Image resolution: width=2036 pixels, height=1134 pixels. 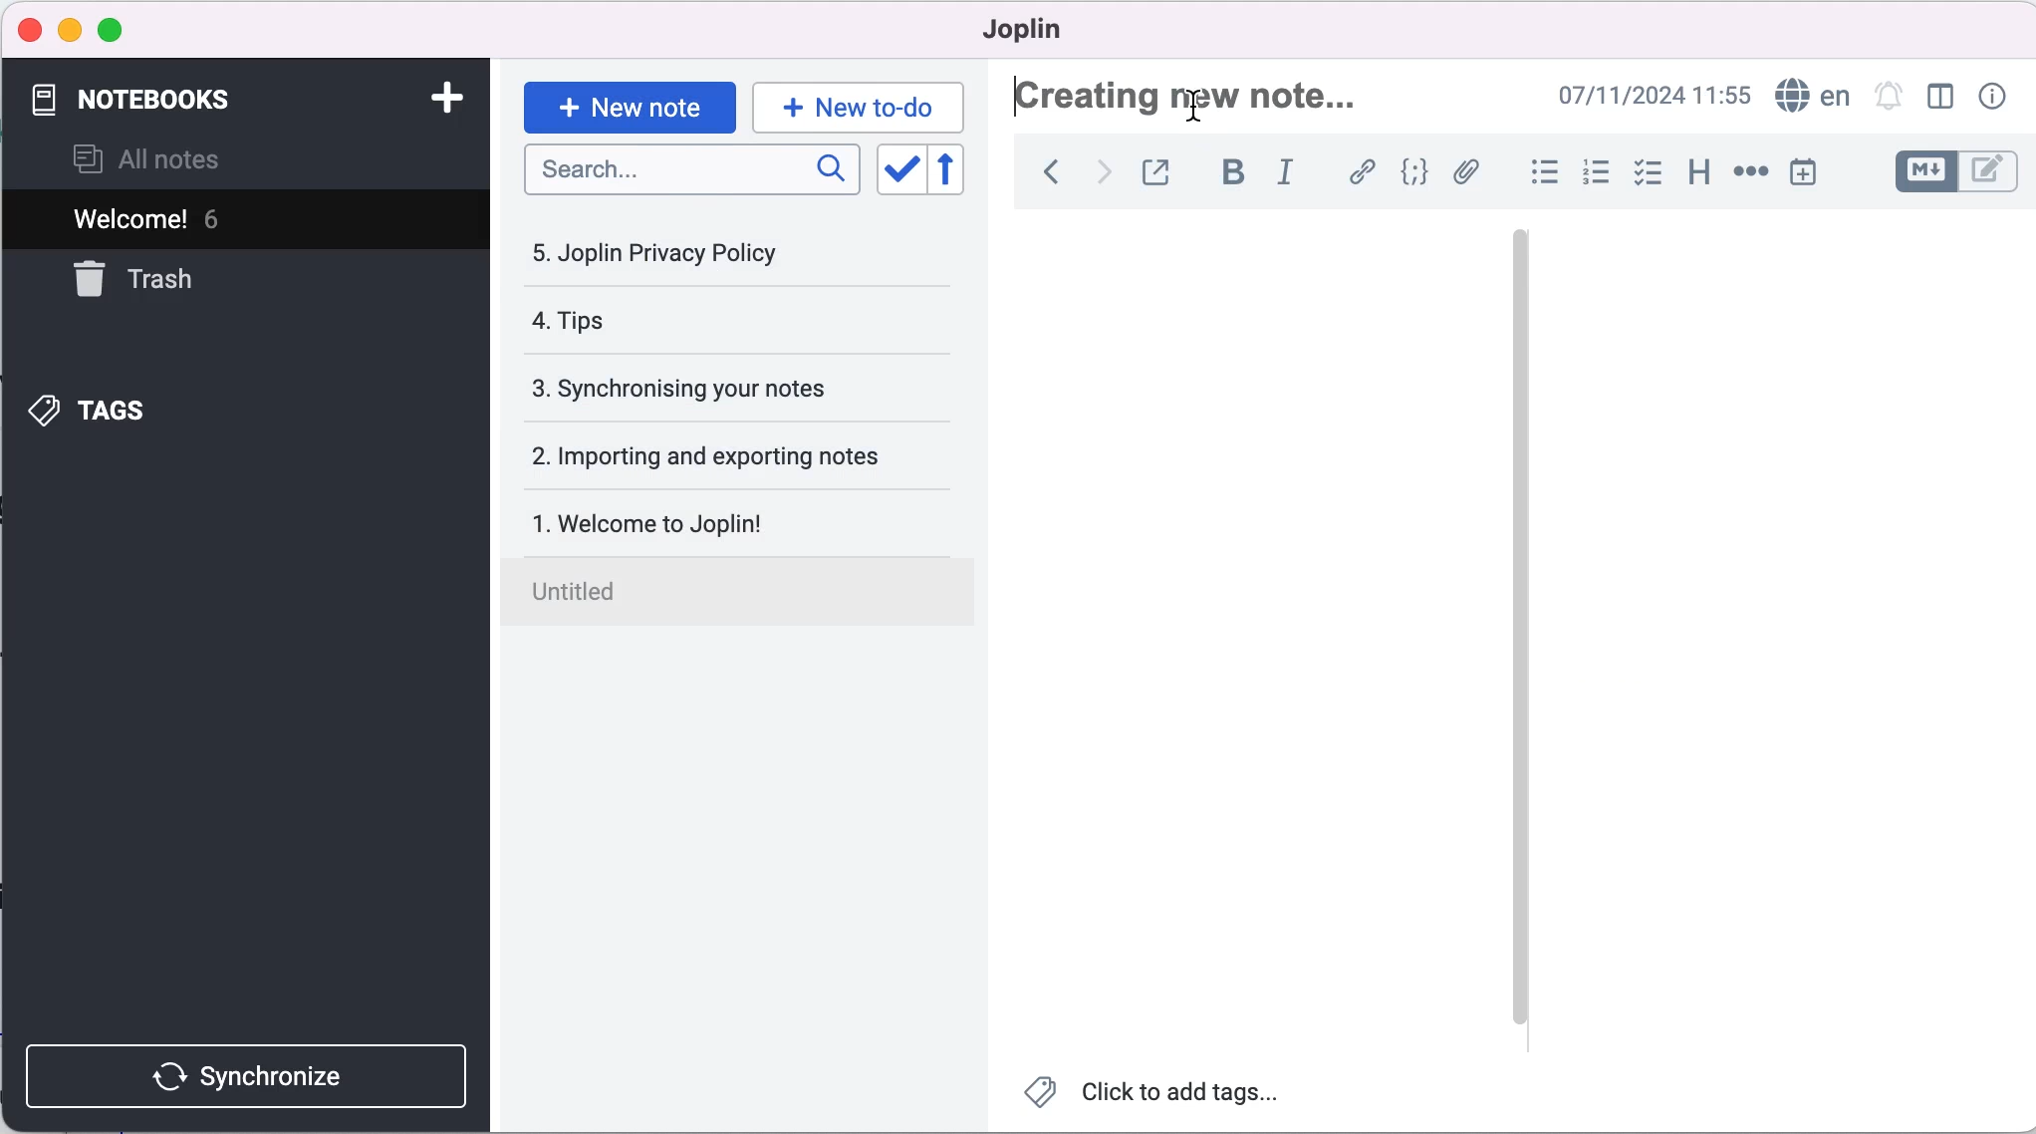 What do you see at coordinates (1816, 171) in the screenshot?
I see `insert time` at bounding box center [1816, 171].